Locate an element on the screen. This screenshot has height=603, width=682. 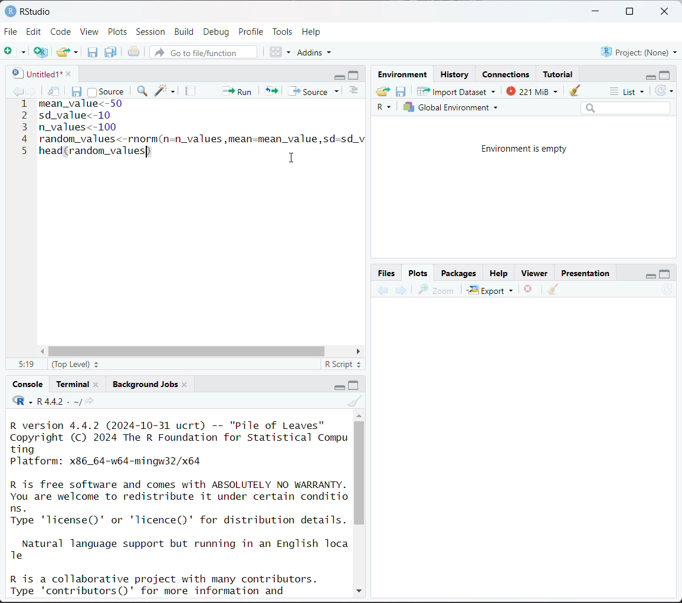
minimize is located at coordinates (596, 12).